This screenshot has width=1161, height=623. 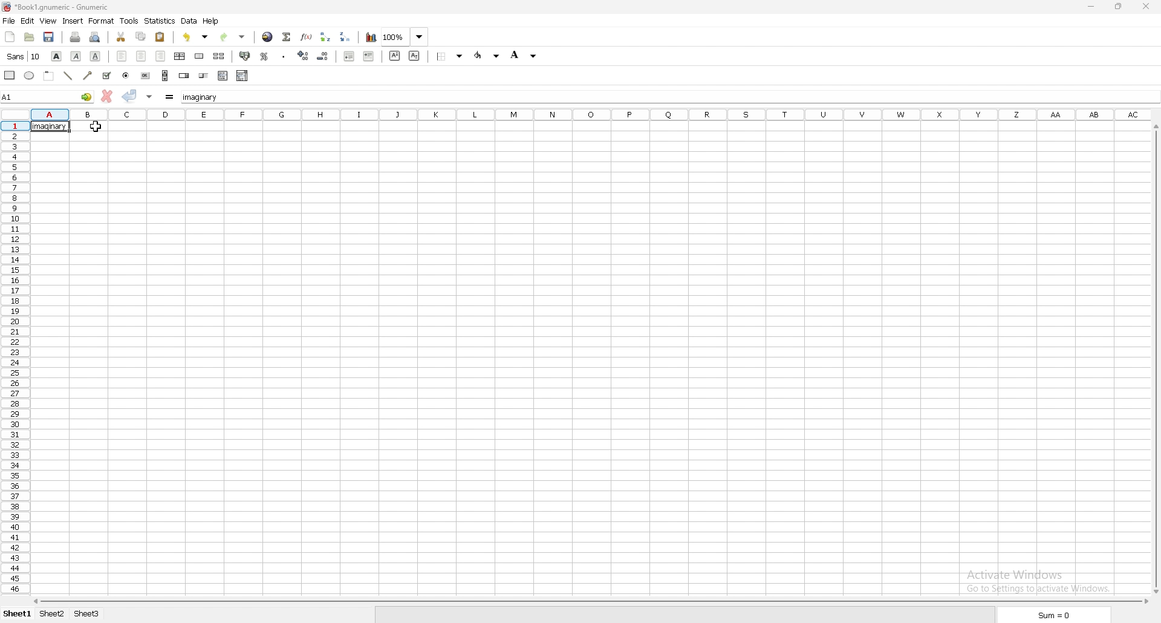 I want to click on word, so click(x=51, y=127).